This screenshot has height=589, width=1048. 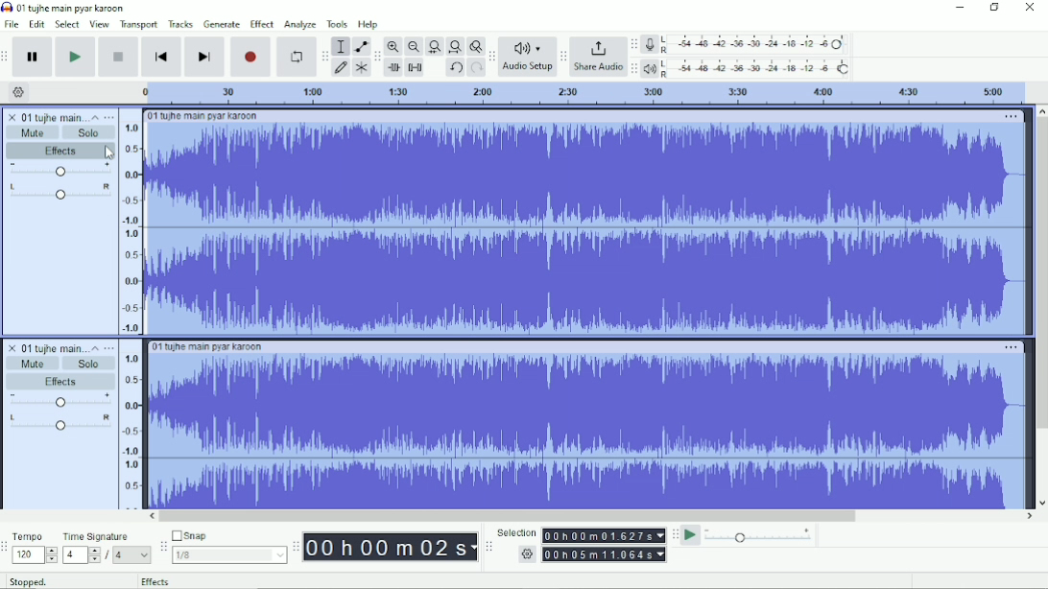 What do you see at coordinates (91, 348) in the screenshot?
I see `Collapse` at bounding box center [91, 348].